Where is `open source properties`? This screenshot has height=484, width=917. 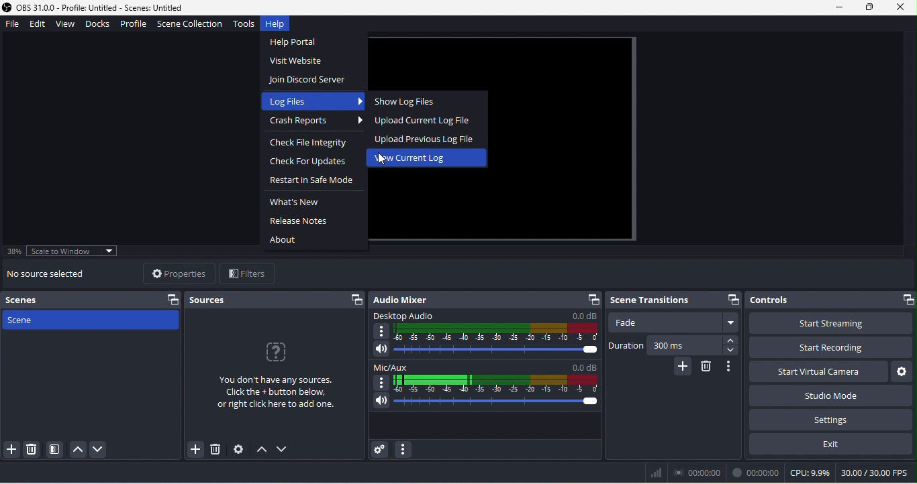
open source properties is located at coordinates (237, 450).